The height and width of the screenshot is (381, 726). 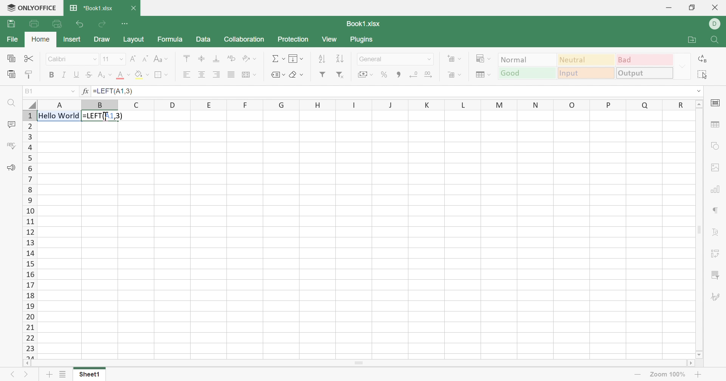 I want to click on Add sheet, so click(x=48, y=375).